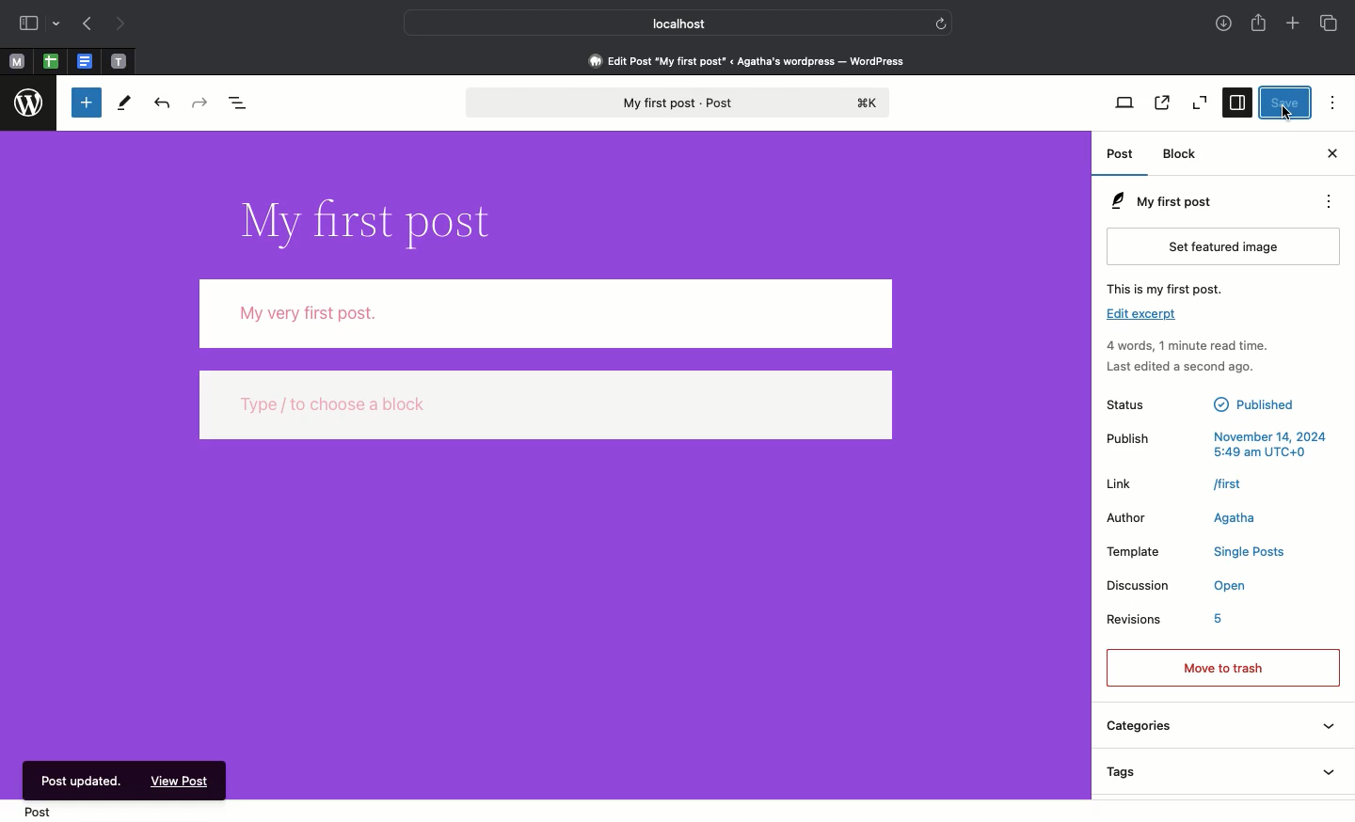  Describe the element at coordinates (1142, 317) in the screenshot. I see `edit excerpt` at that location.